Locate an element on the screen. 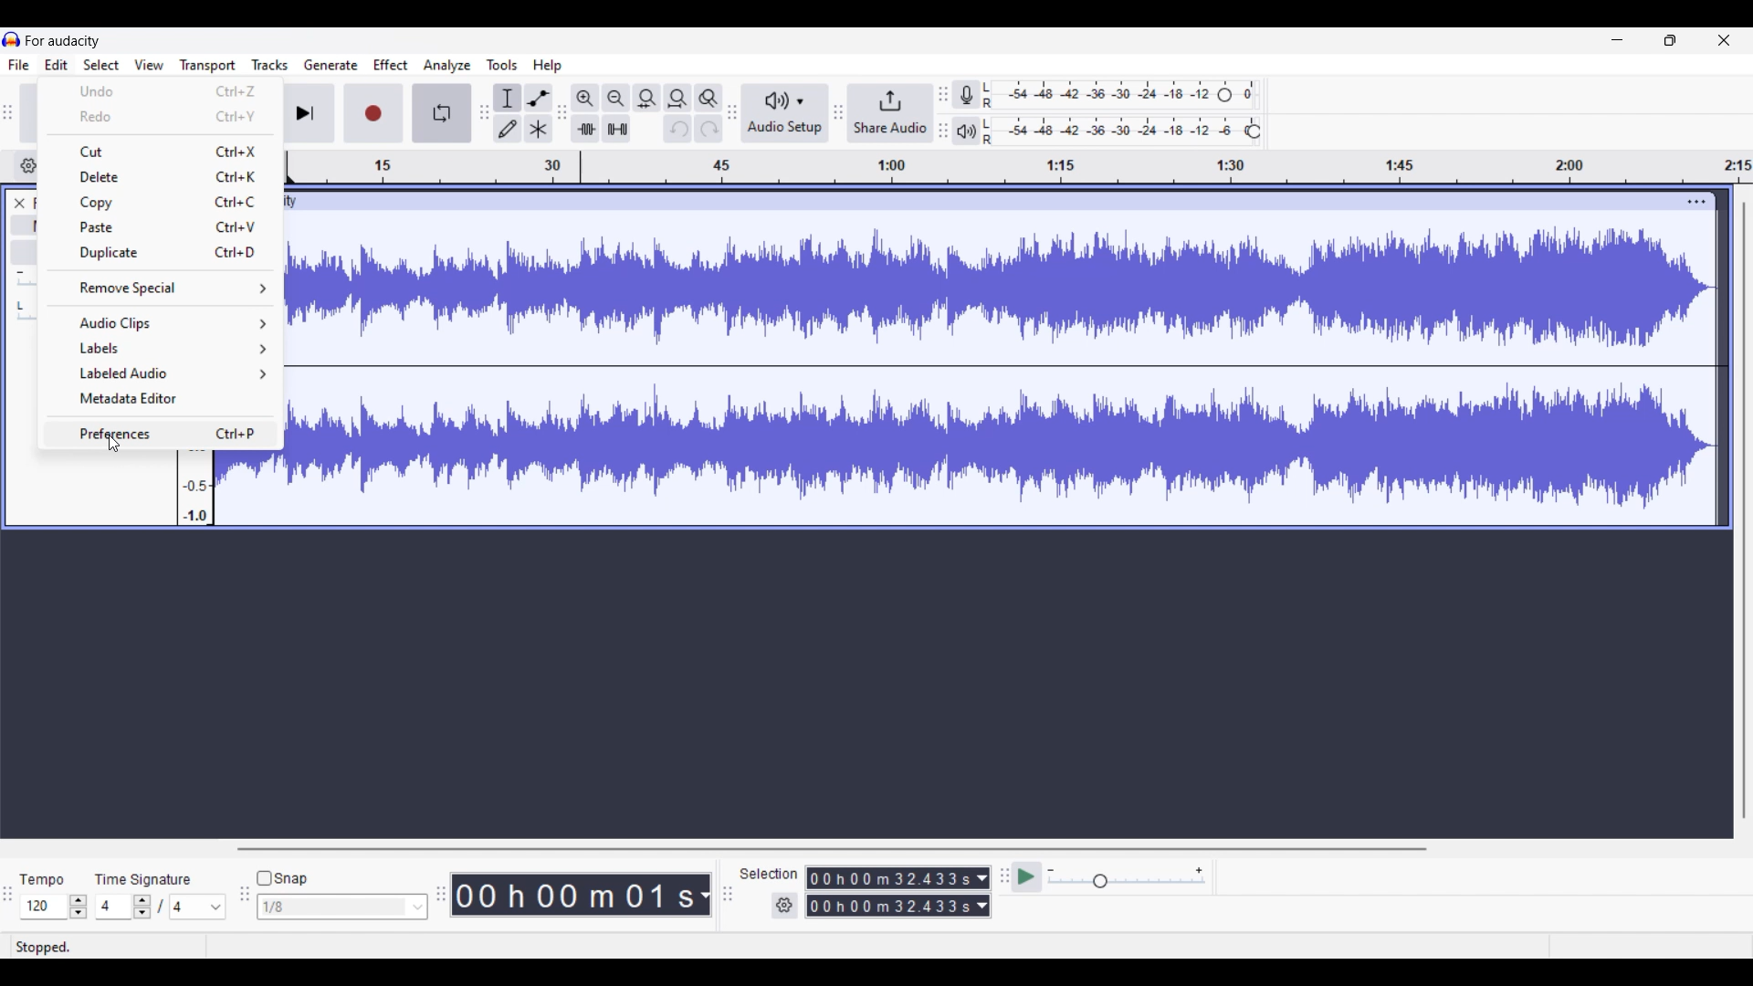  Copy is located at coordinates (161, 203).